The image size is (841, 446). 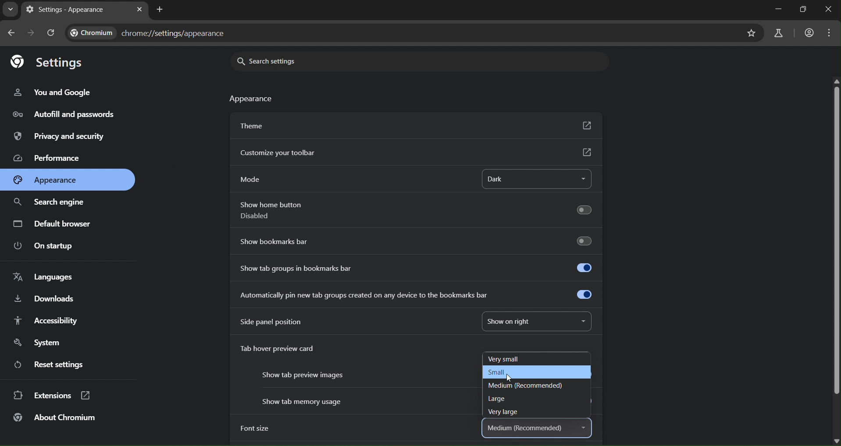 I want to click on reload page, so click(x=52, y=33).